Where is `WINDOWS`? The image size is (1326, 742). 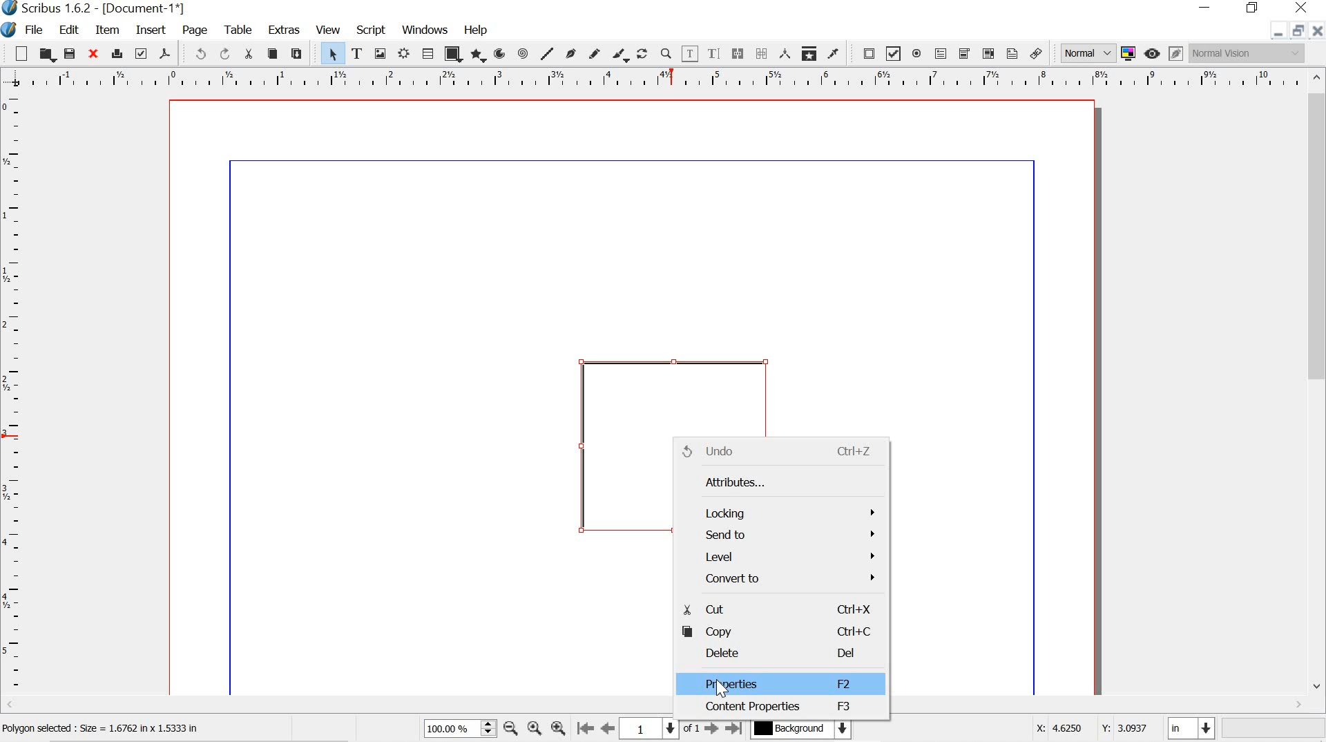 WINDOWS is located at coordinates (424, 29).